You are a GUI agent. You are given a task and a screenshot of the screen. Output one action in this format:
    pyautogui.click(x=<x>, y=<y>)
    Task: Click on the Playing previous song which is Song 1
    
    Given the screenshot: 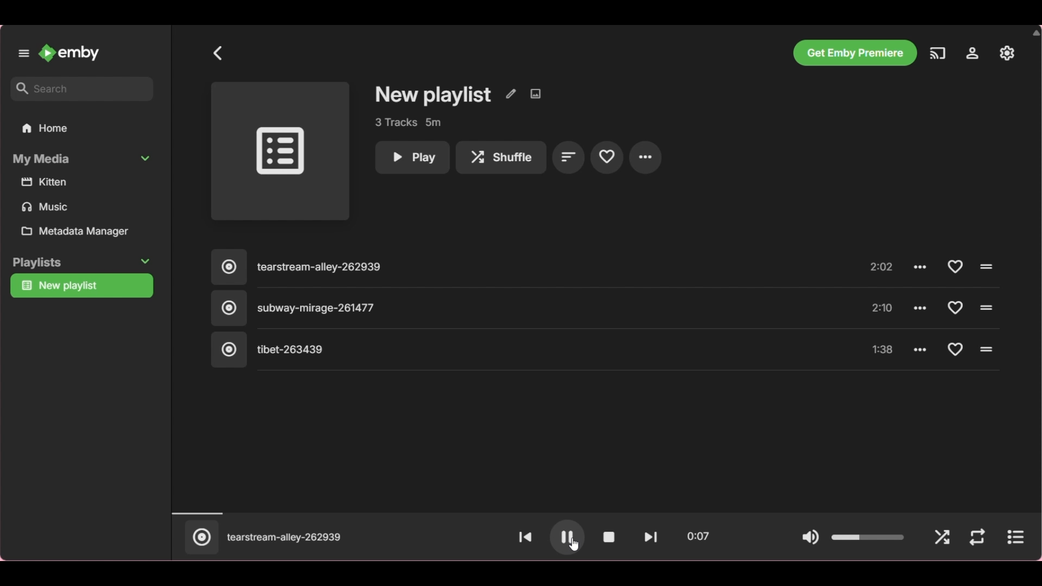 What is the action you would take?
    pyautogui.click(x=284, y=537)
    